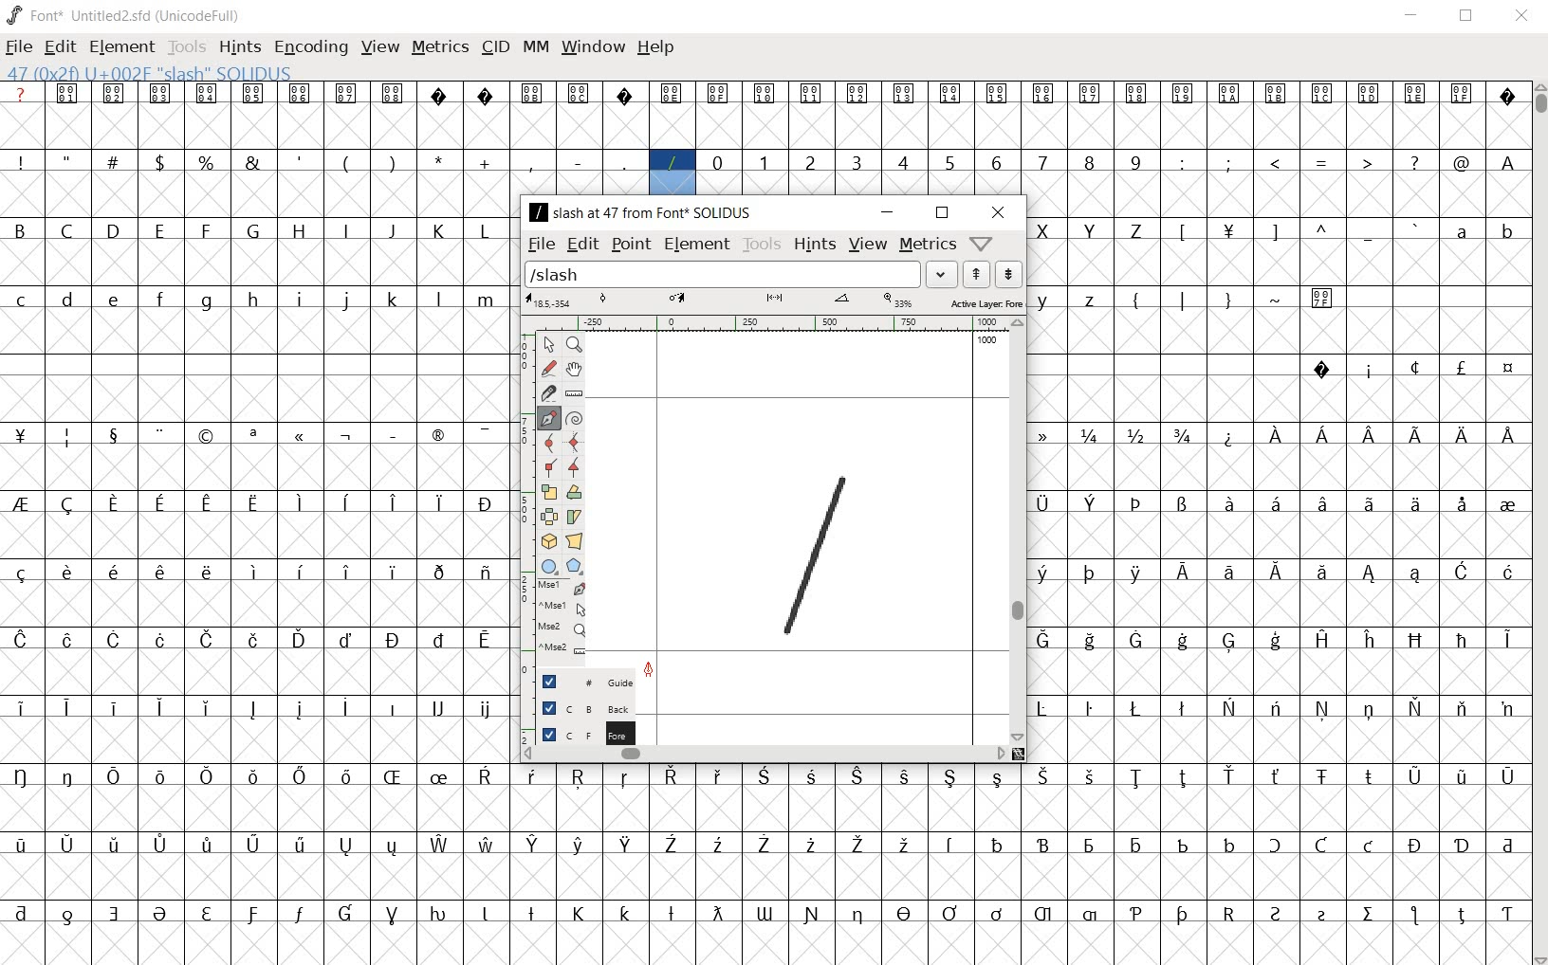  I want to click on EDIT, so click(61, 47).